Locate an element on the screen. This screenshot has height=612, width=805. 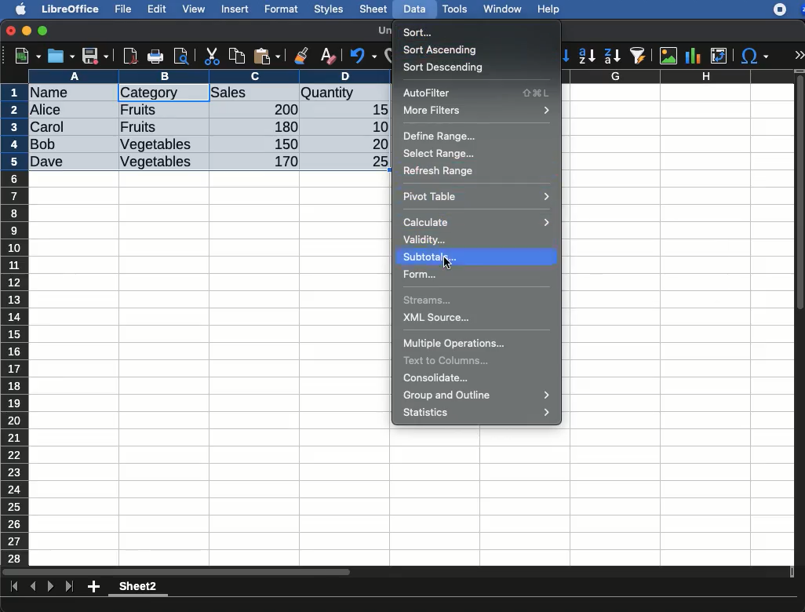
print preview is located at coordinates (181, 57).